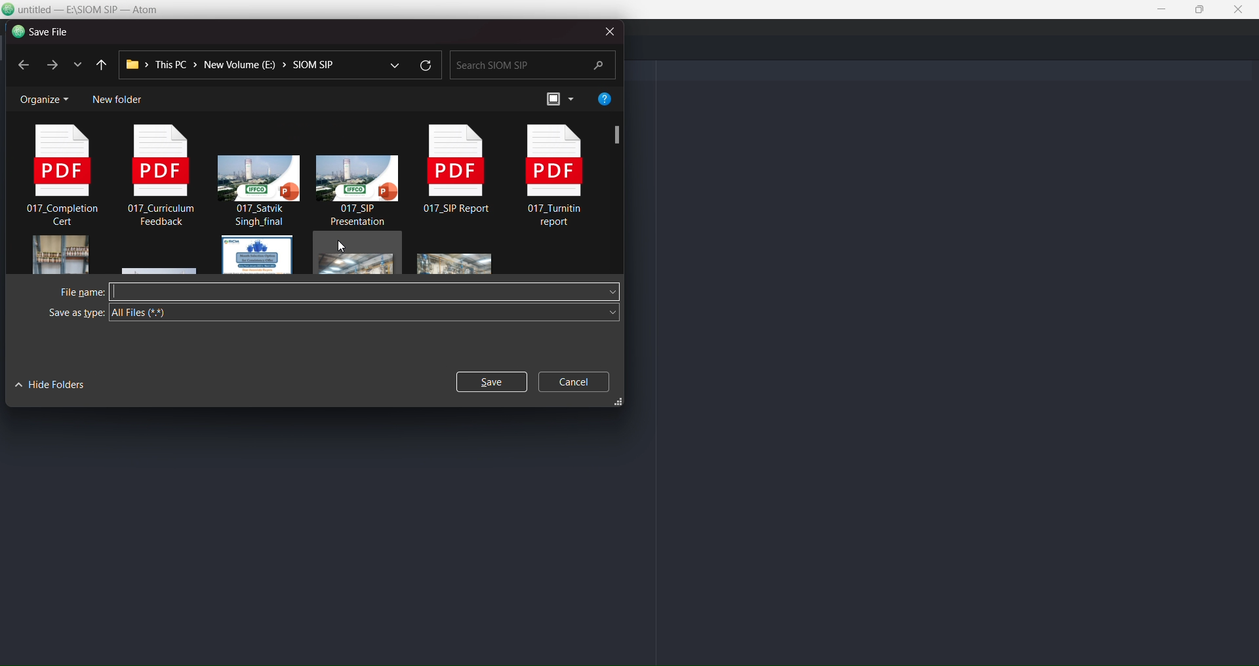  What do you see at coordinates (576, 382) in the screenshot?
I see `cancel` at bounding box center [576, 382].